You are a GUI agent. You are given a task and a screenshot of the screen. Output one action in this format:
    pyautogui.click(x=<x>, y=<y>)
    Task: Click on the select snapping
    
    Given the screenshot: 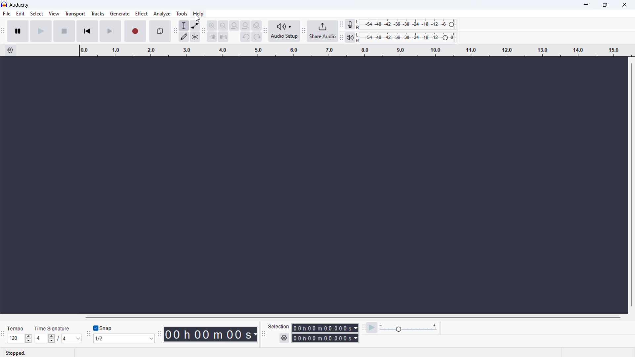 What is the action you would take?
    pyautogui.click(x=124, y=338)
    